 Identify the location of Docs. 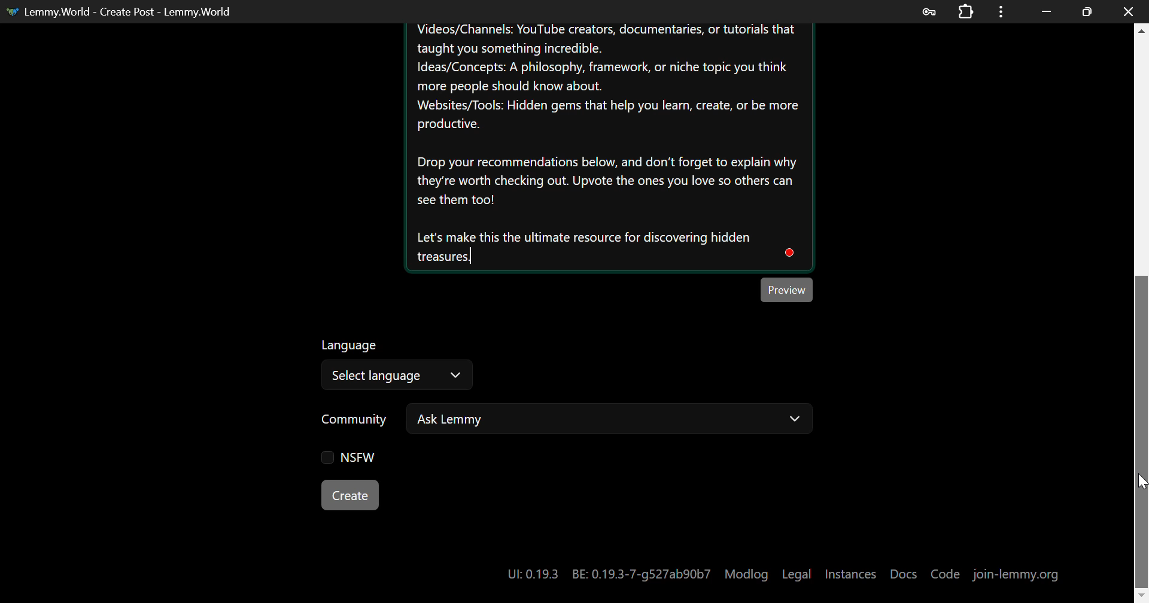
(904, 574).